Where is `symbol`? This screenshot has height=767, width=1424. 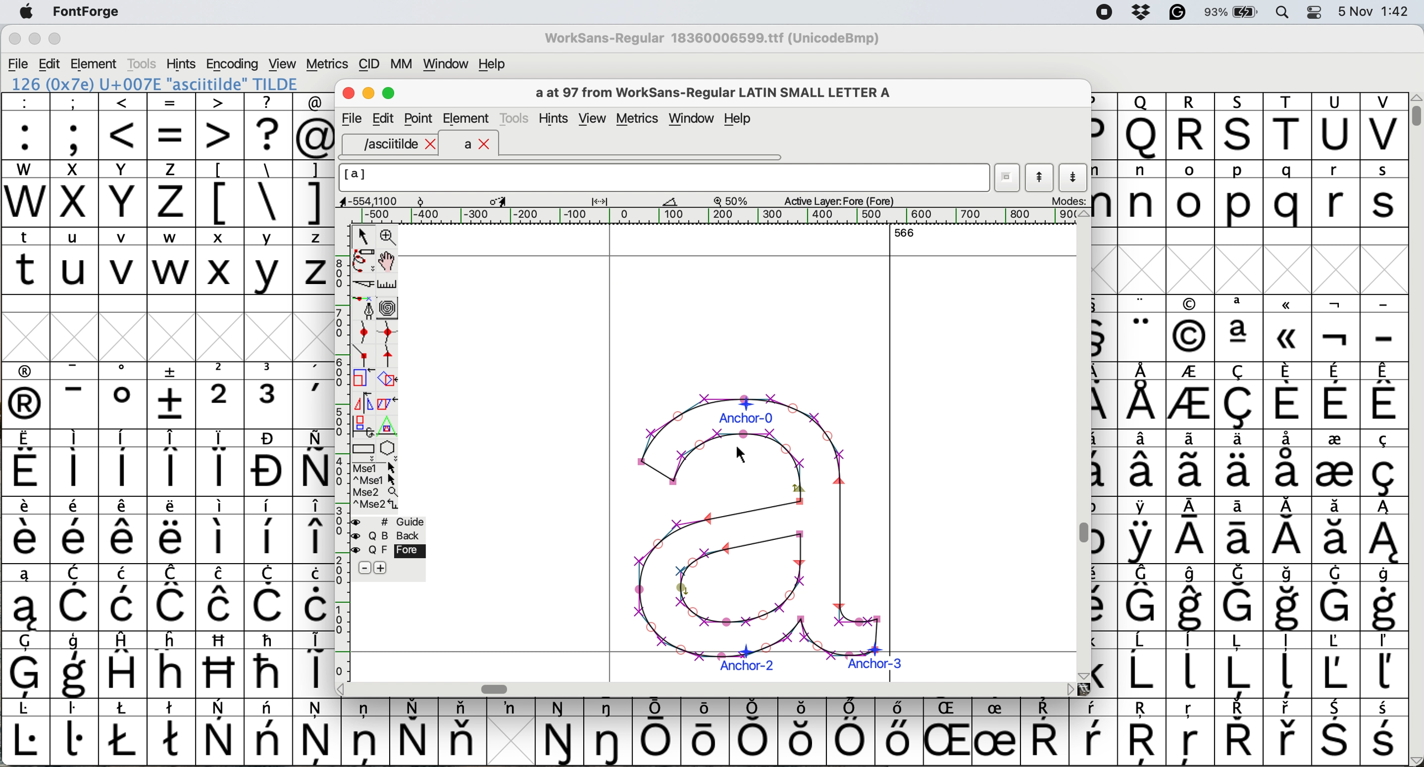 symbol is located at coordinates (269, 732).